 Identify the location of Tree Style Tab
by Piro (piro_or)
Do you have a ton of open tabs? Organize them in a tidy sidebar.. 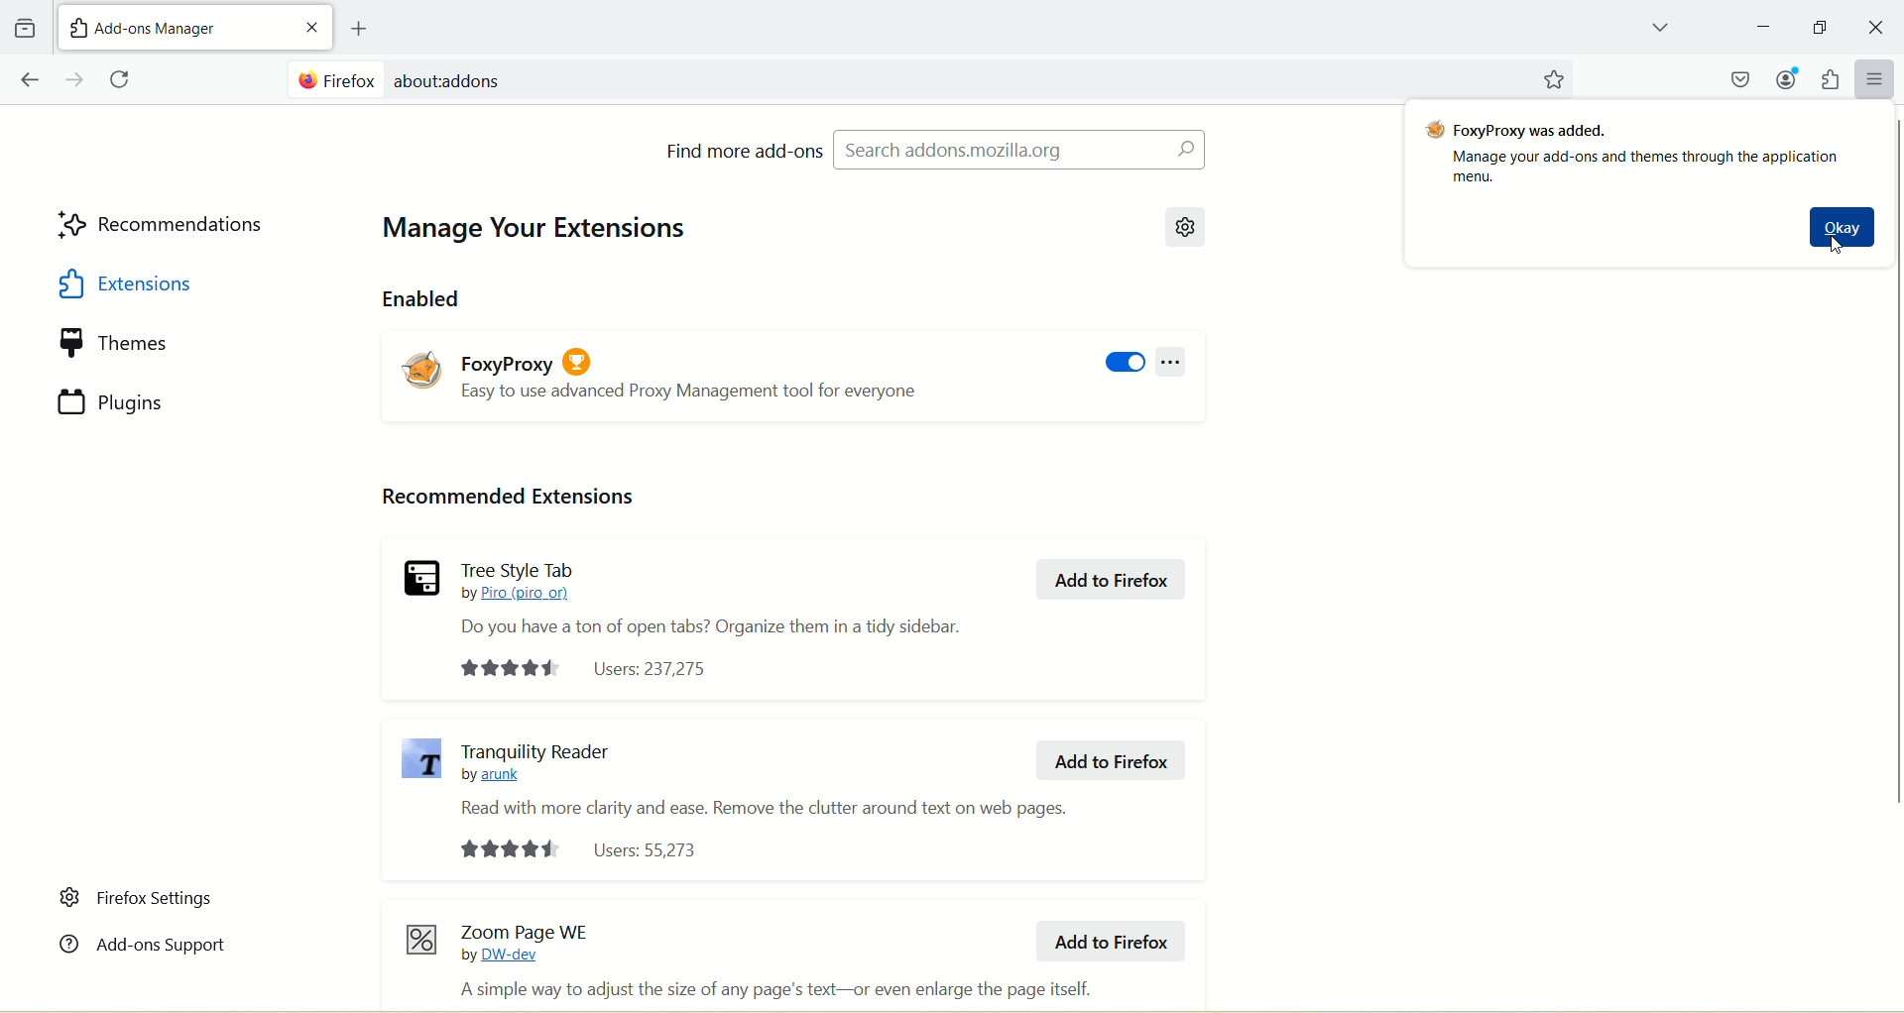
(711, 597).